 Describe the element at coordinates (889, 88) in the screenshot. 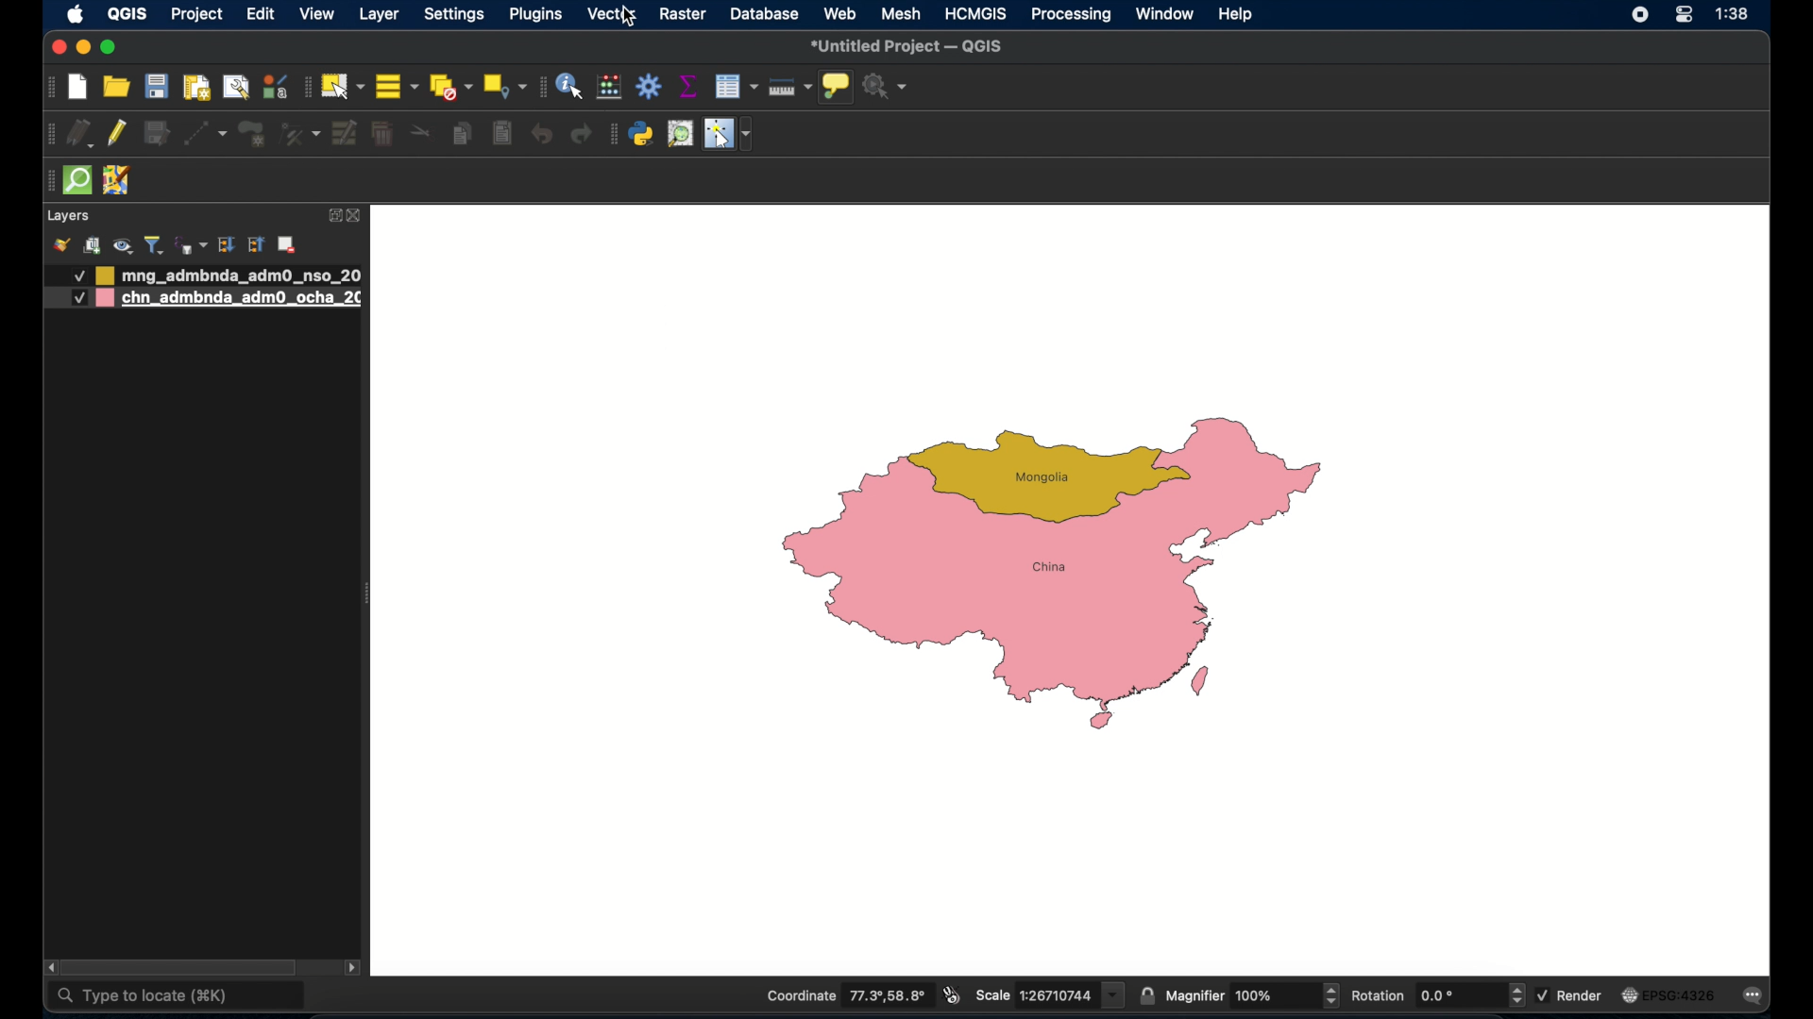

I see `no action selected` at that location.